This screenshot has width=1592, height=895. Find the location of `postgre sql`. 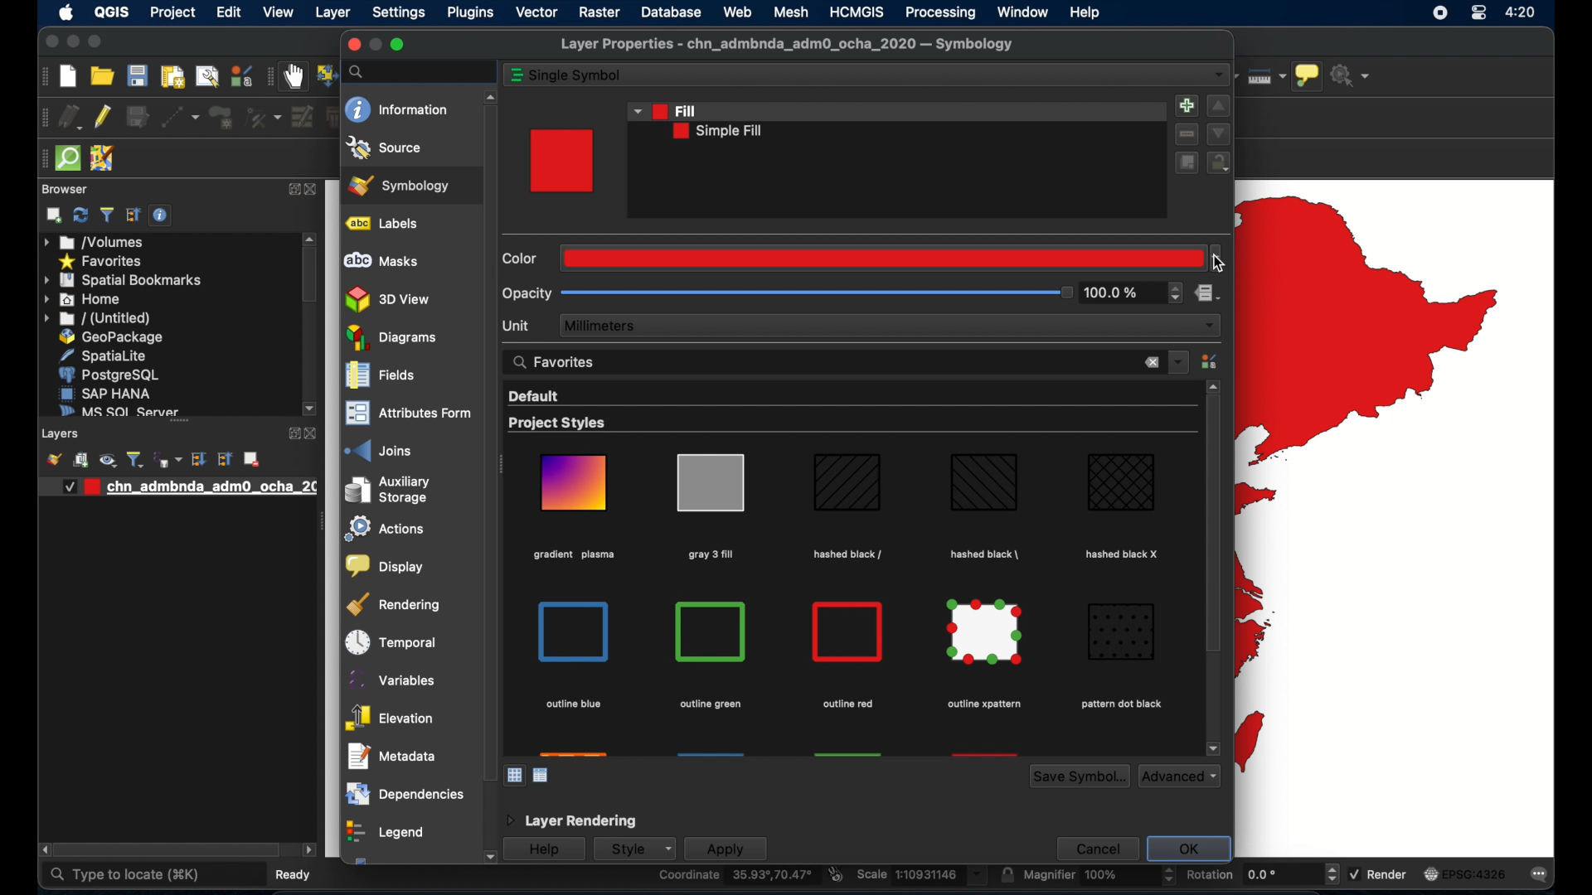

postgre sql is located at coordinates (109, 375).